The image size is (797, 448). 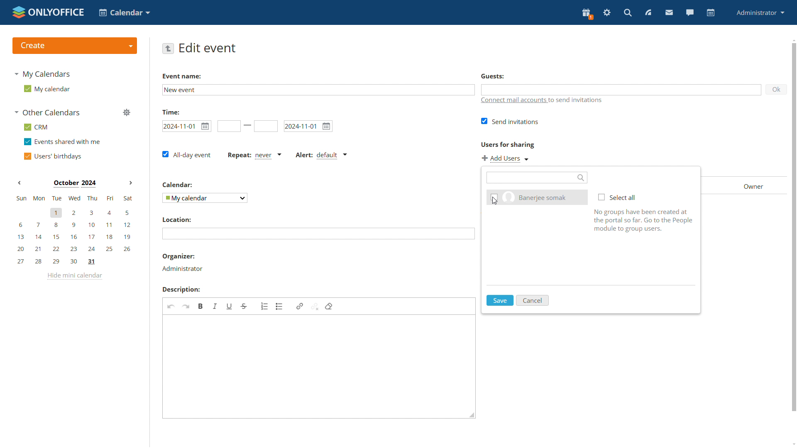 I want to click on italic, so click(x=215, y=306).